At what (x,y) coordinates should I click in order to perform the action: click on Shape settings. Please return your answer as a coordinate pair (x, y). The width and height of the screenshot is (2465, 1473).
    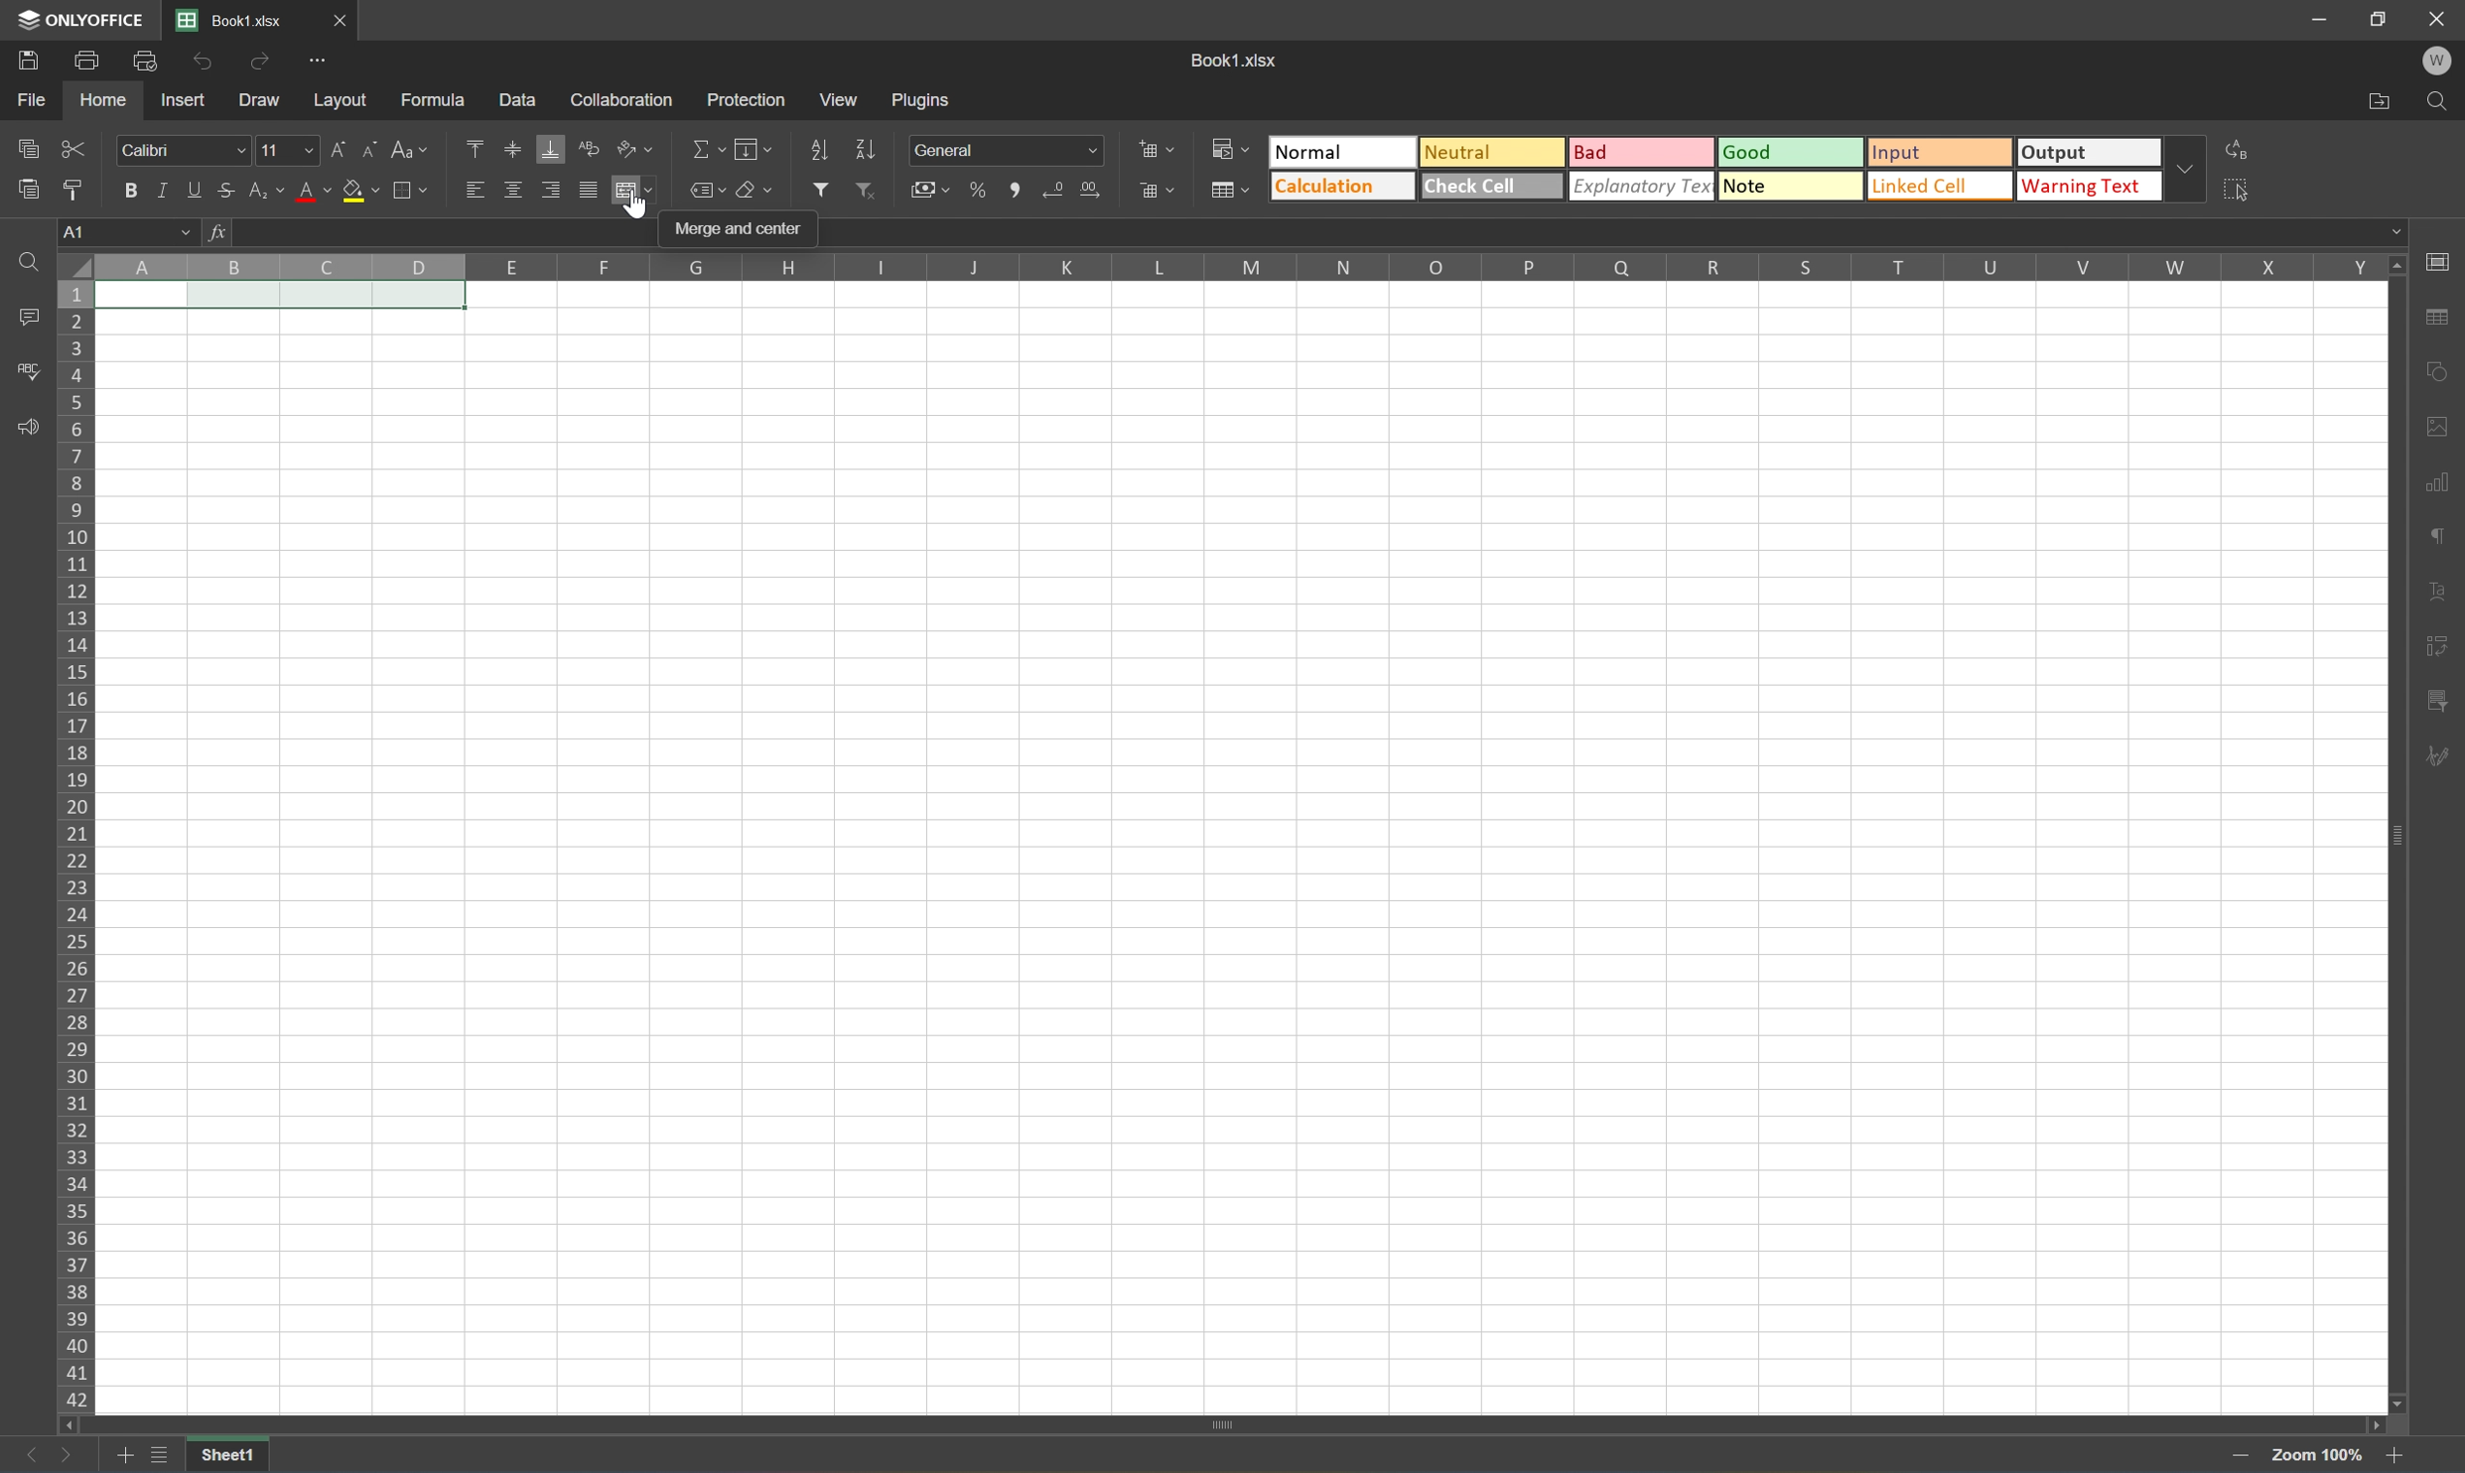
    Looking at the image, I should click on (2437, 375).